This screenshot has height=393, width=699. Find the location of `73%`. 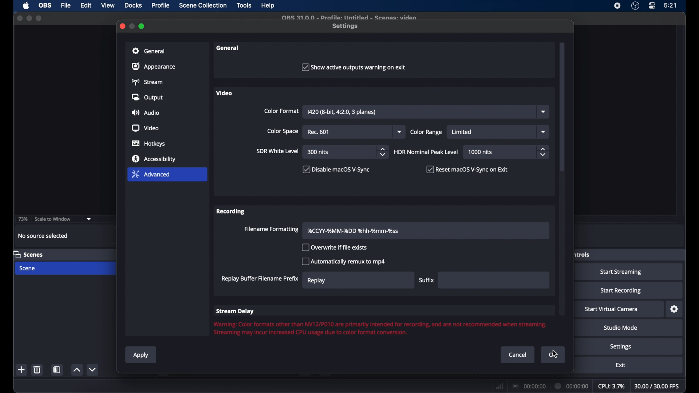

73% is located at coordinates (23, 219).